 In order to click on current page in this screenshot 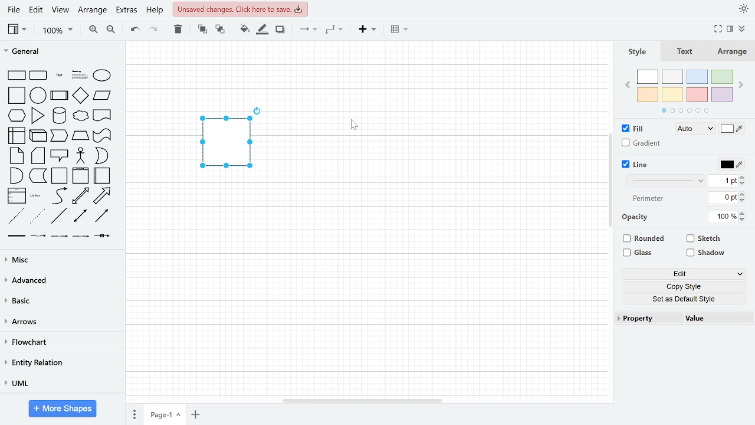, I will do `click(163, 413)`.